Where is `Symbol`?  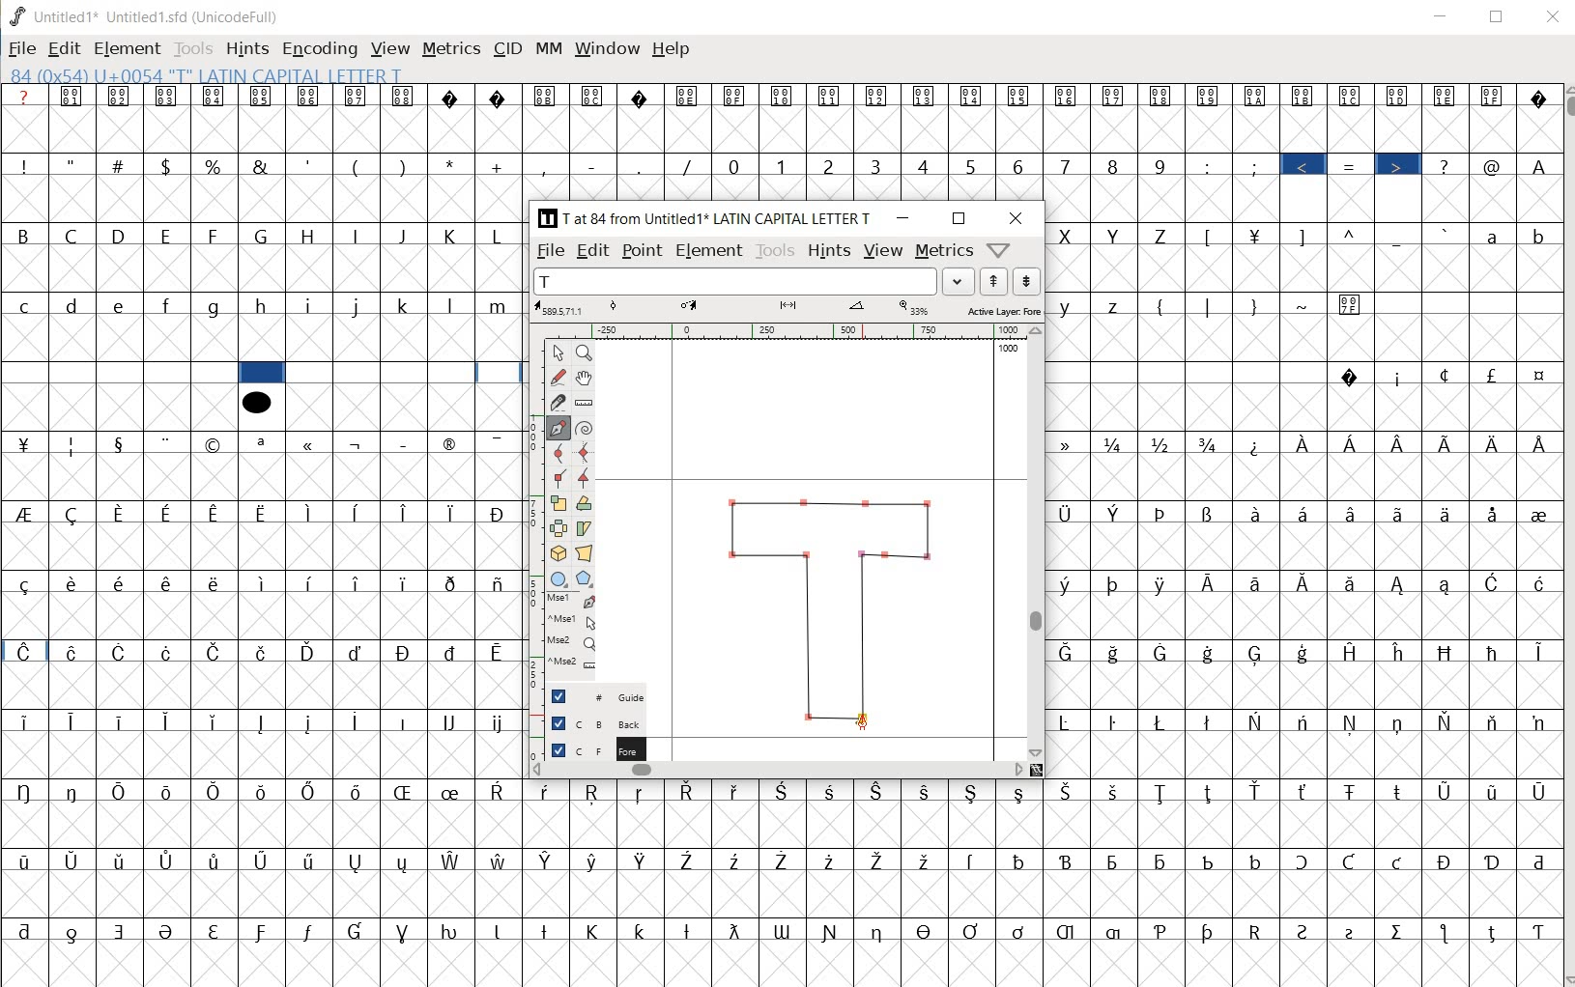
Symbol is located at coordinates (25, 723).